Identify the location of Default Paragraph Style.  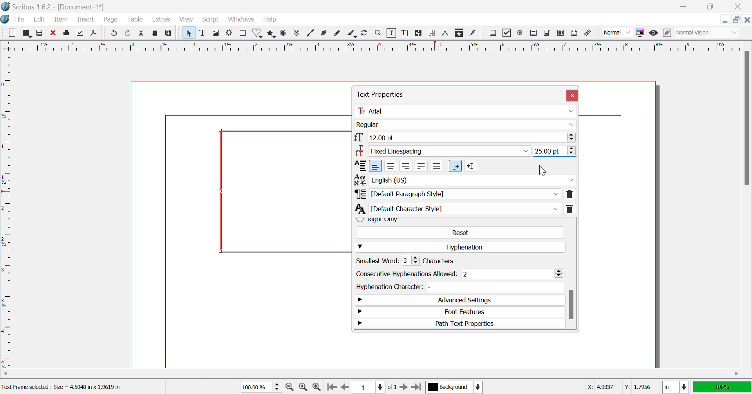
(465, 194).